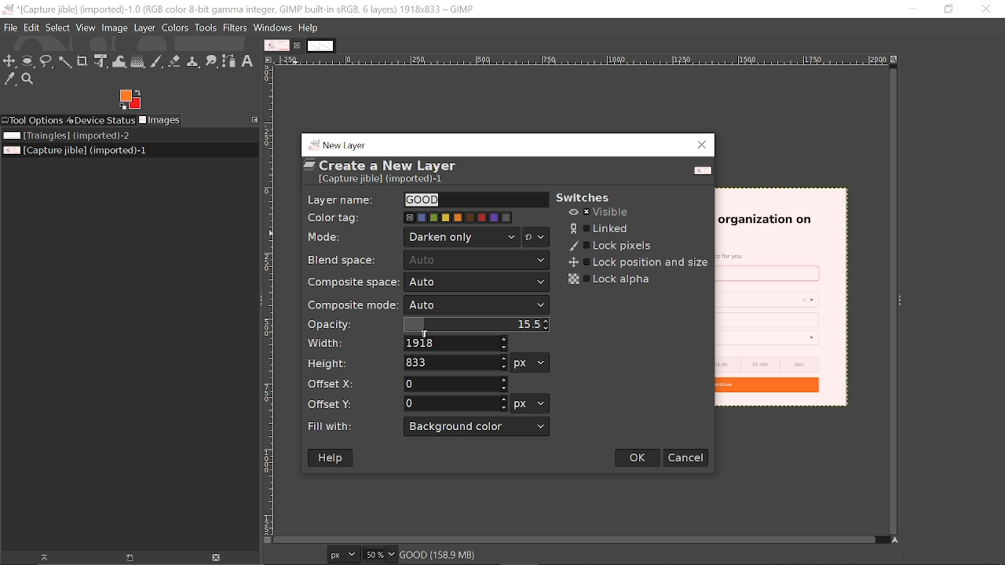 The height and width of the screenshot is (565, 1005). Describe the element at coordinates (600, 213) in the screenshot. I see `Visible` at that location.